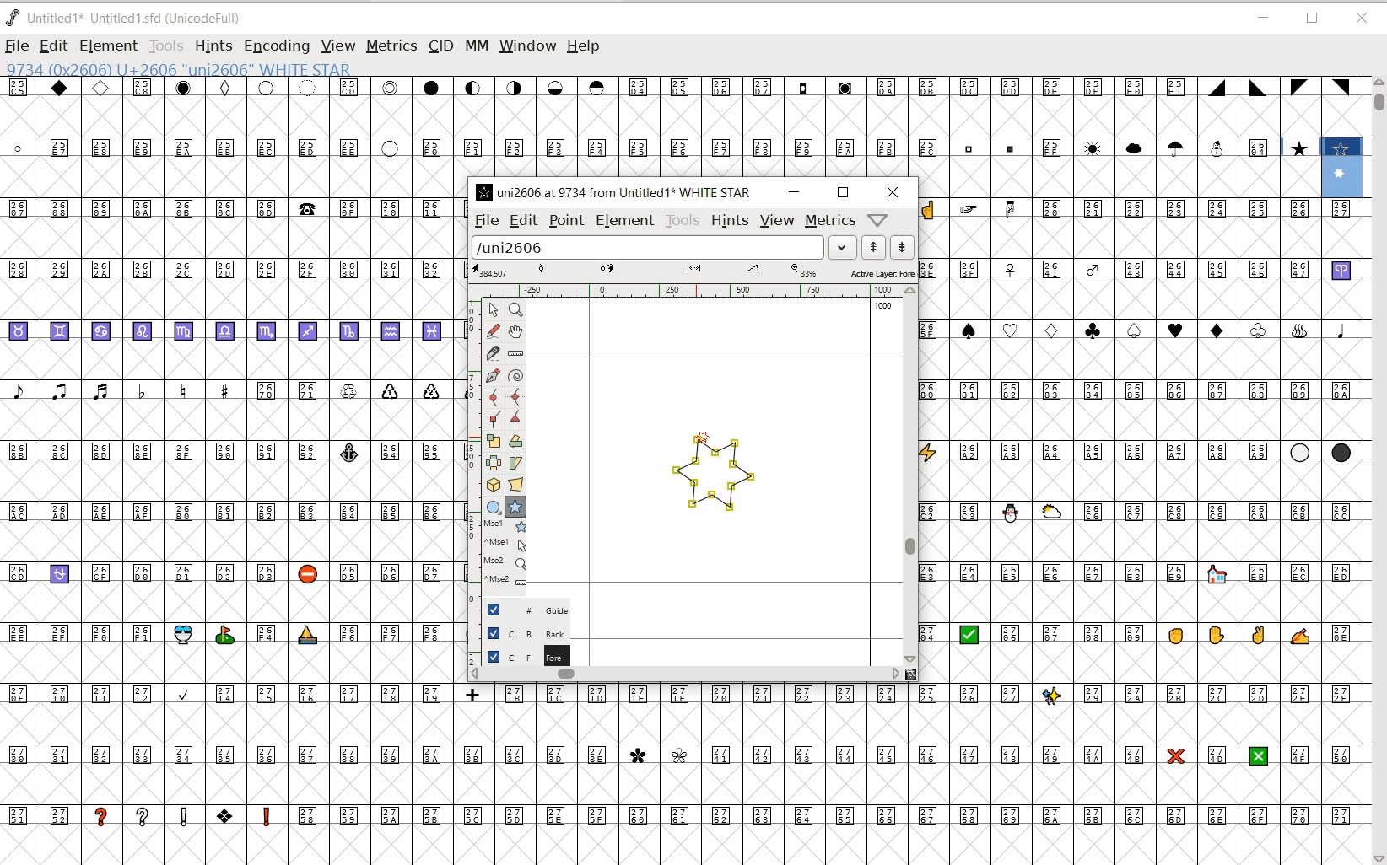  What do you see at coordinates (517, 354) in the screenshot?
I see `MEASURE DISTANCE ` at bounding box center [517, 354].